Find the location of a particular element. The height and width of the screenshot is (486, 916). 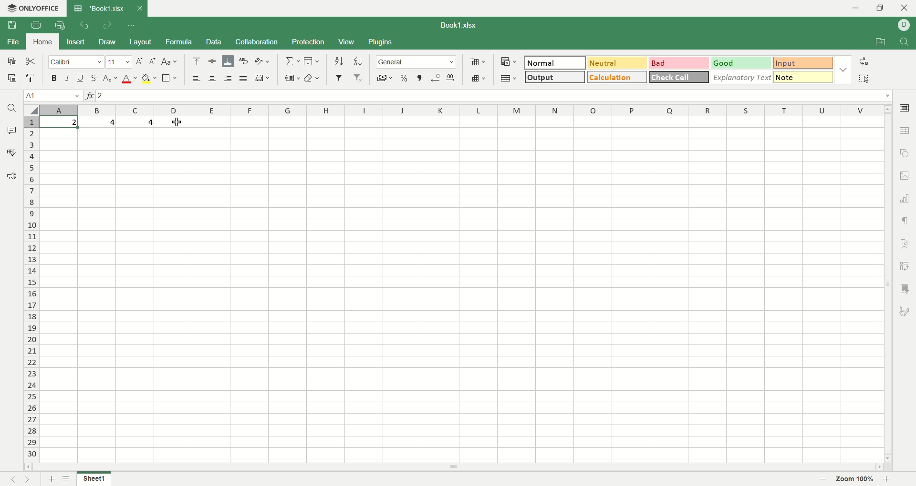

redo is located at coordinates (107, 27).